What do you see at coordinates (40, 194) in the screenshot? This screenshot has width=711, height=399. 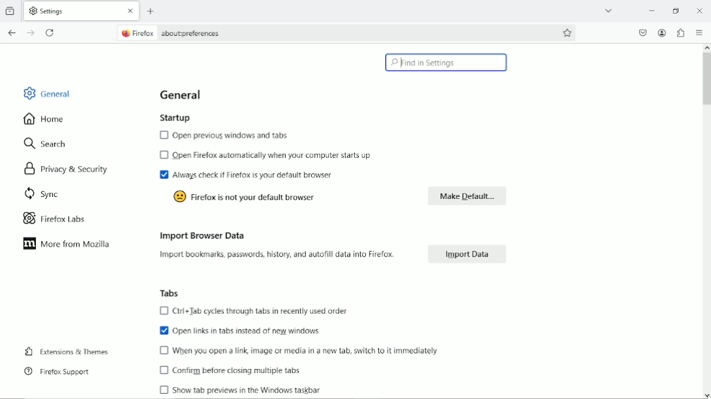 I see `Sync` at bounding box center [40, 194].